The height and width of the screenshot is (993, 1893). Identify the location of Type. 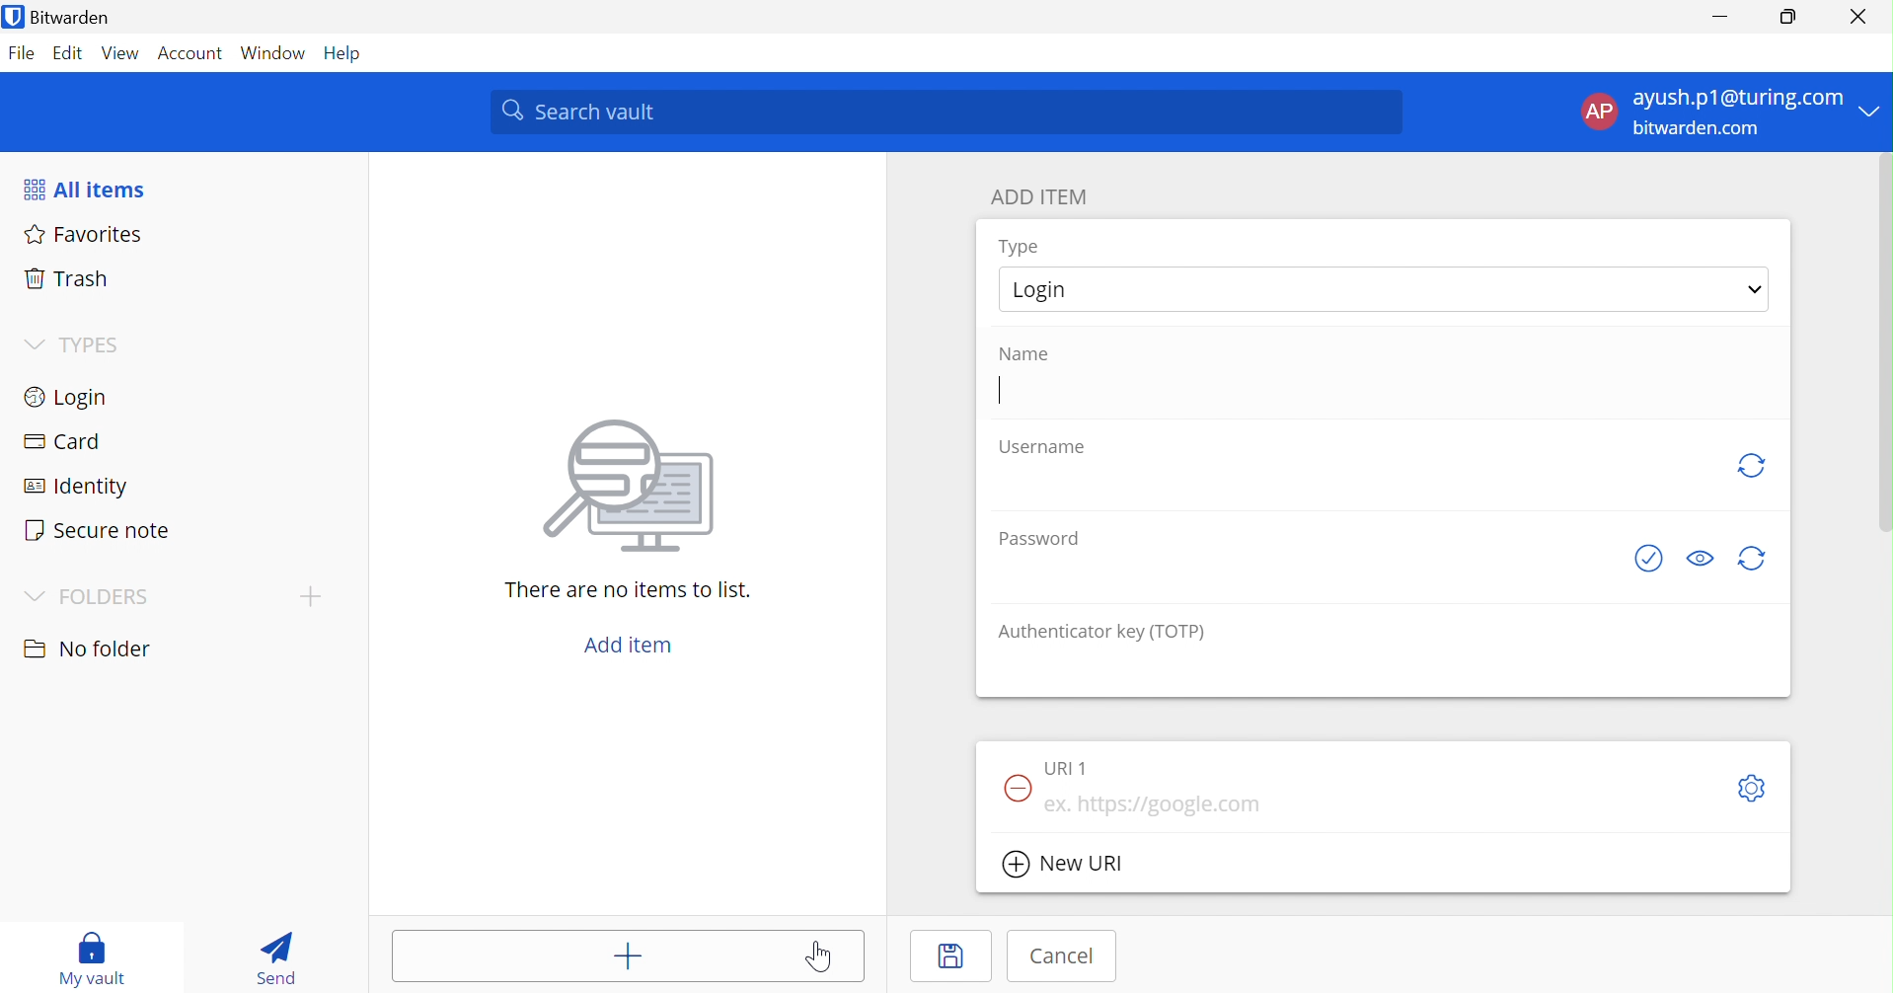
(1018, 246).